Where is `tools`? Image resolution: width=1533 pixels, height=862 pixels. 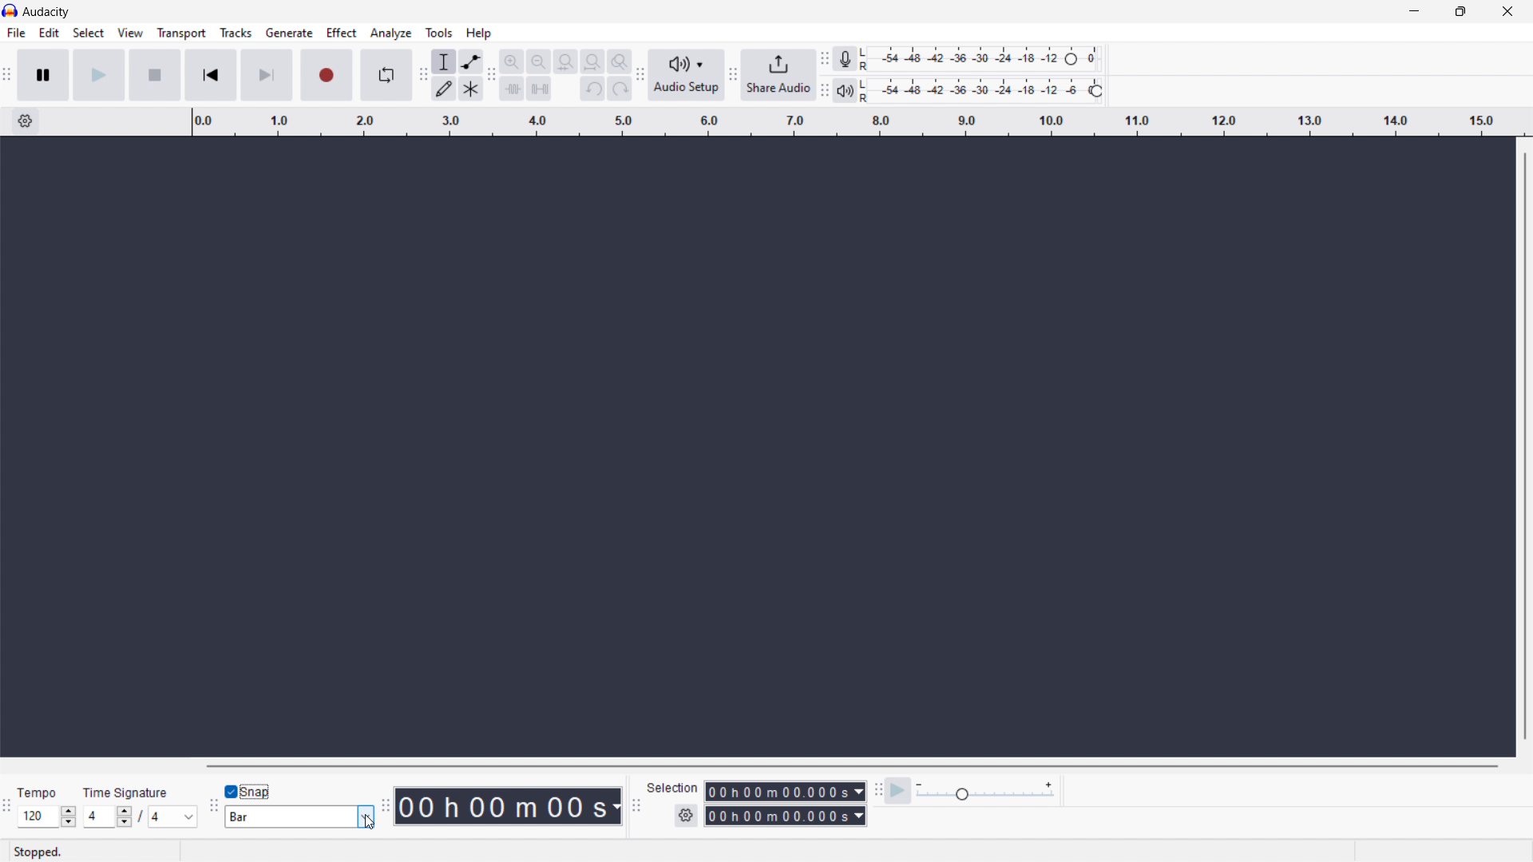
tools is located at coordinates (439, 32).